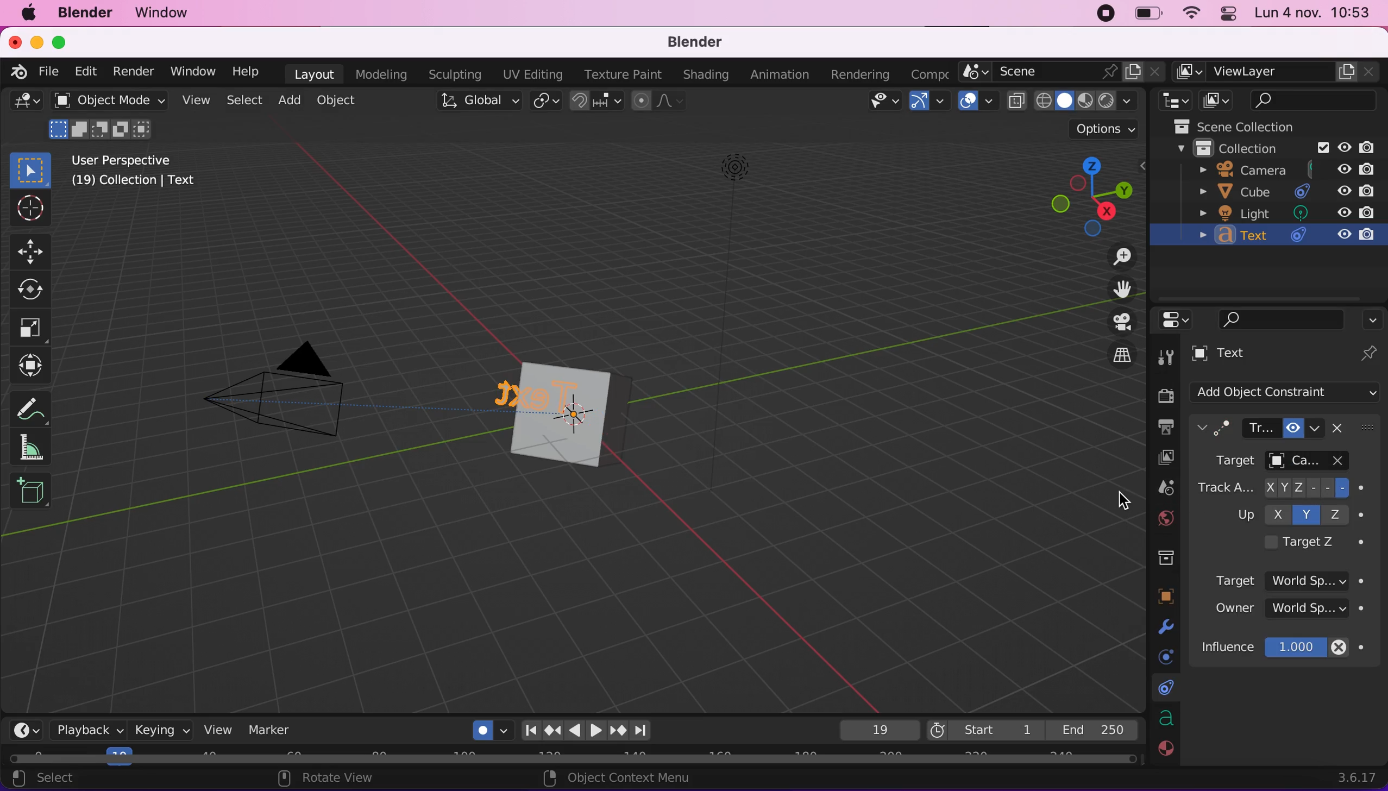 The image size is (1388, 791). Describe the element at coordinates (877, 102) in the screenshot. I see `view object types` at that location.